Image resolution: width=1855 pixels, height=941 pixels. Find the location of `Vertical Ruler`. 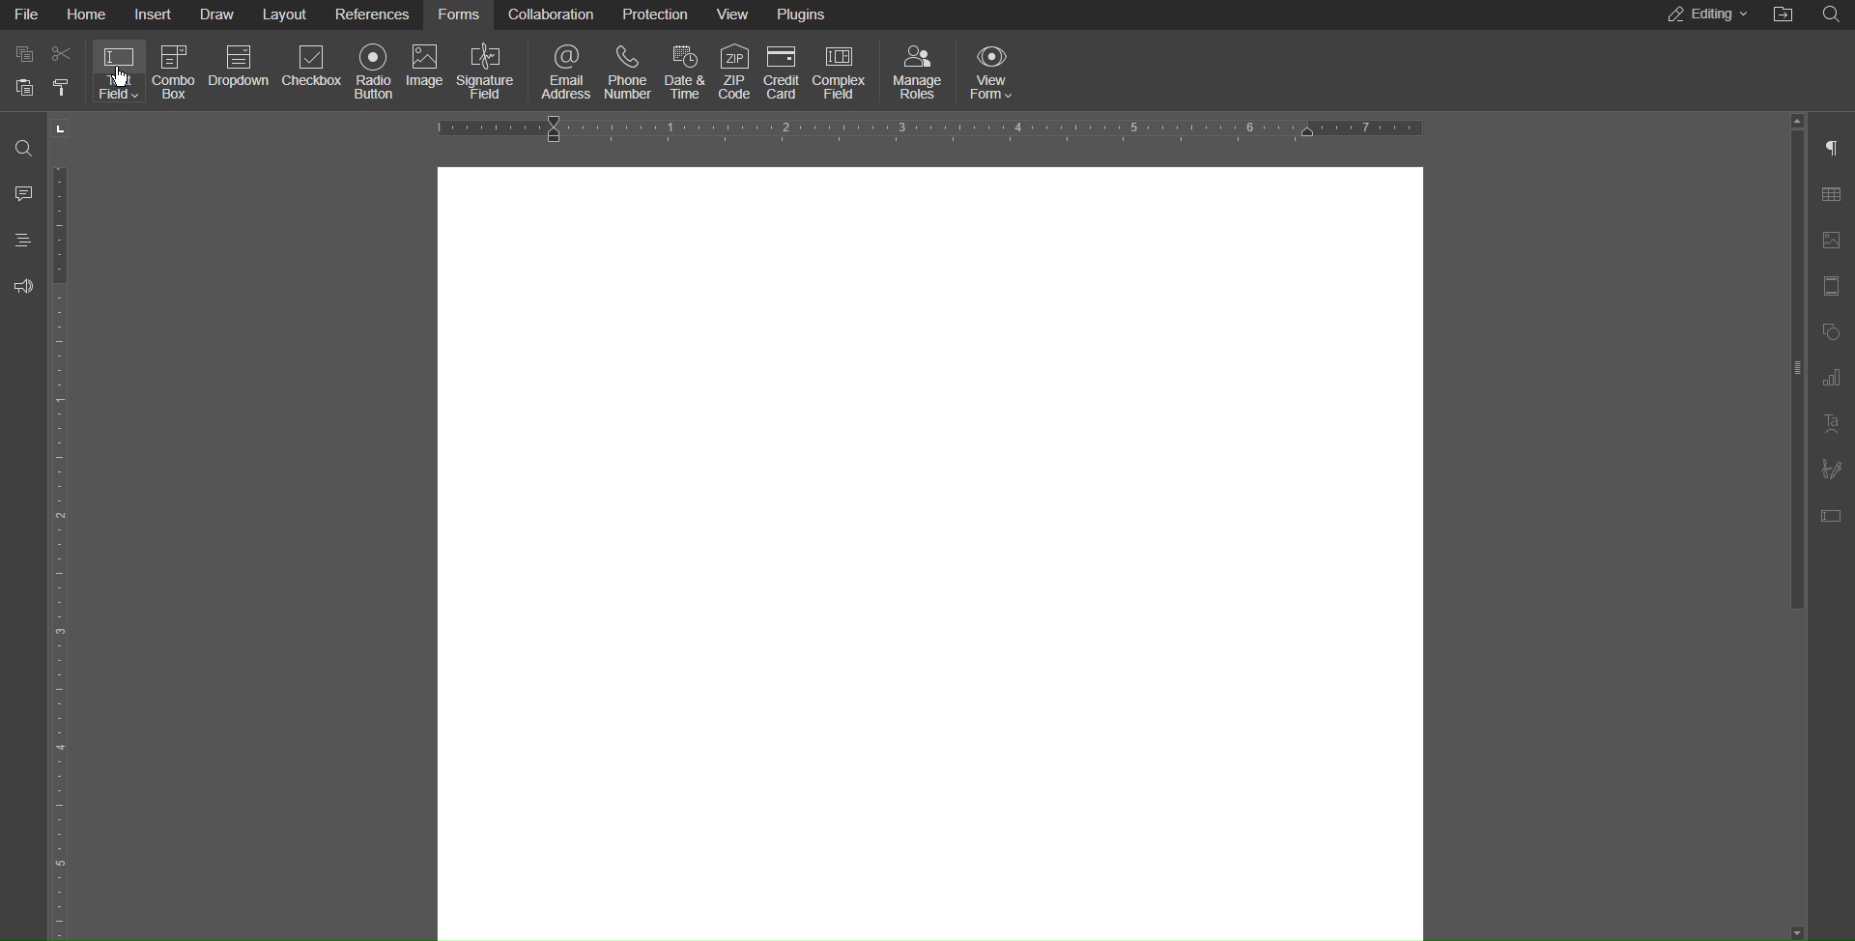

Vertical Ruler is located at coordinates (63, 549).